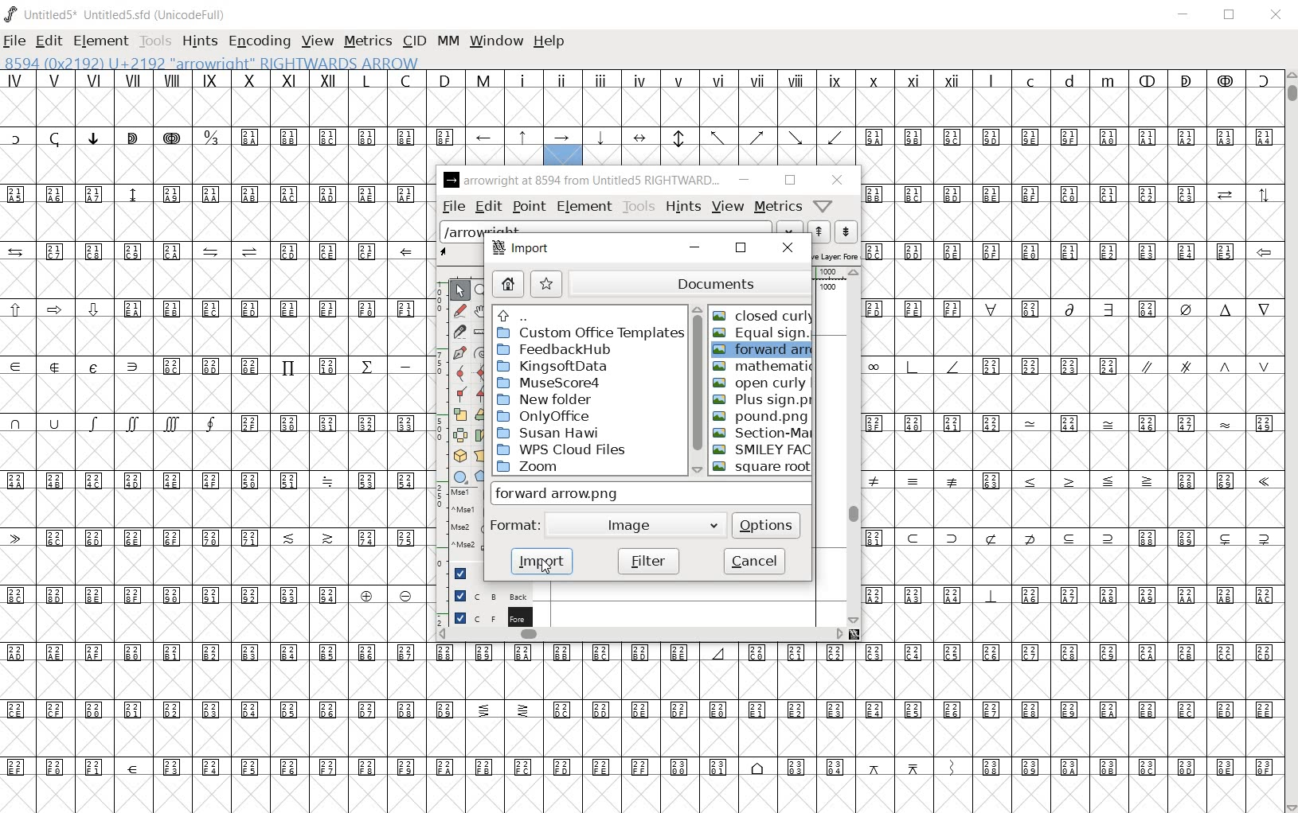  What do you see at coordinates (556, 367) in the screenshot?
I see `KingsoftData` at bounding box center [556, 367].